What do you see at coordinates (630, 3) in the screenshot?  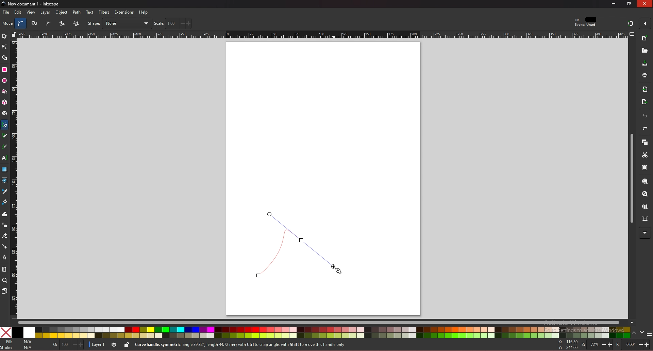 I see `resize` at bounding box center [630, 3].